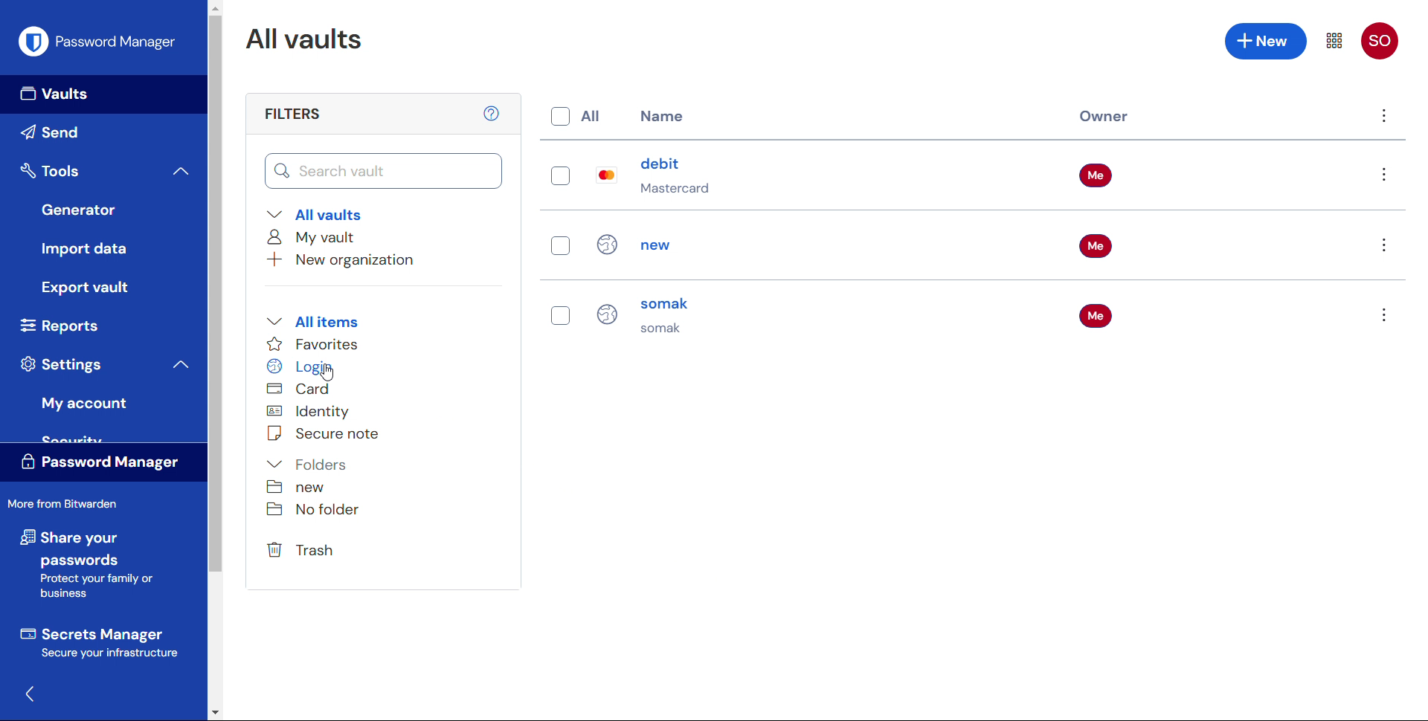 The image size is (1428, 721). I want to click on Share your passwords   protect your family or business., so click(84, 565).